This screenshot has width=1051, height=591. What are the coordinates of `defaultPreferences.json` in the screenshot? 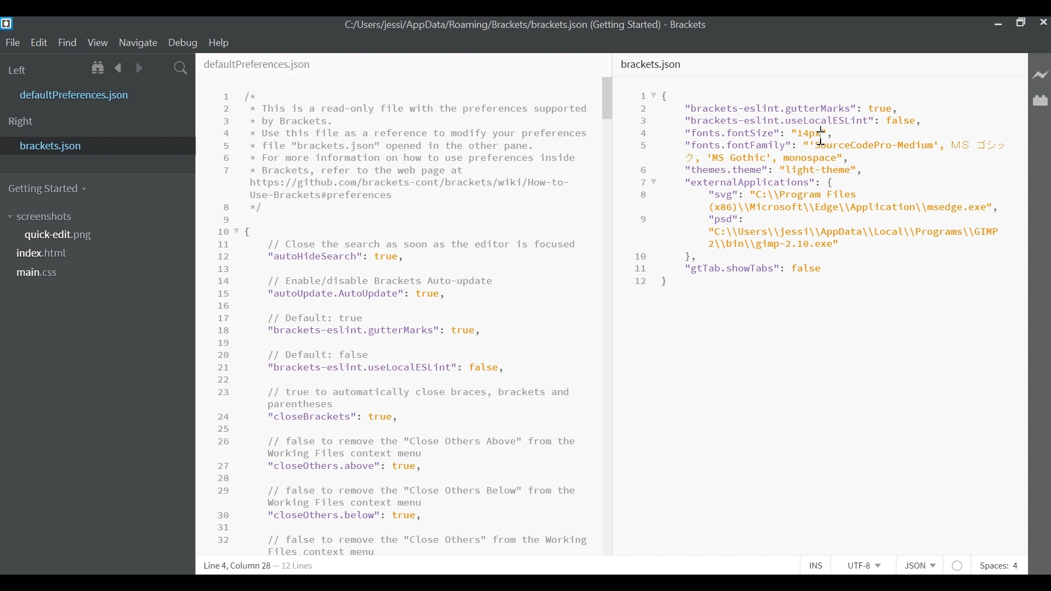 It's located at (98, 95).